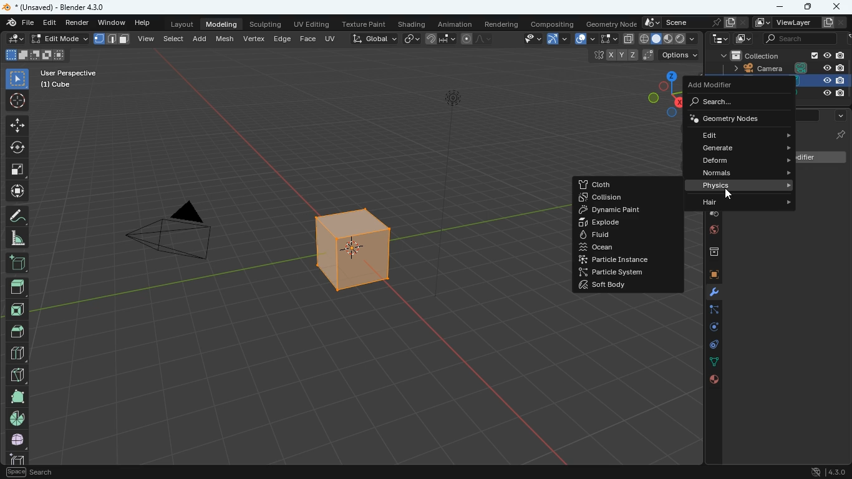 This screenshot has height=479, width=852. I want to click on cube, so click(349, 253).